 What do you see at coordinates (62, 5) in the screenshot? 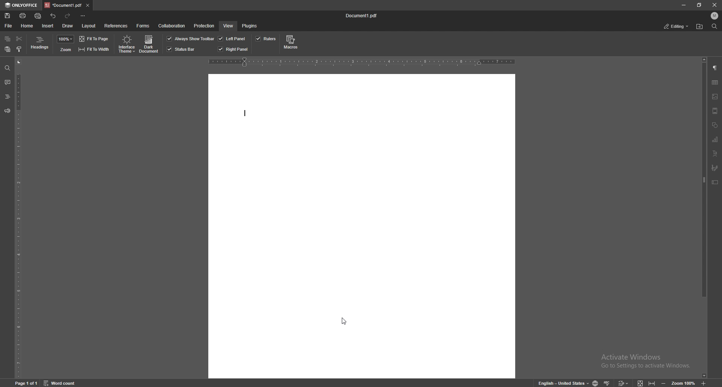
I see `tab` at bounding box center [62, 5].